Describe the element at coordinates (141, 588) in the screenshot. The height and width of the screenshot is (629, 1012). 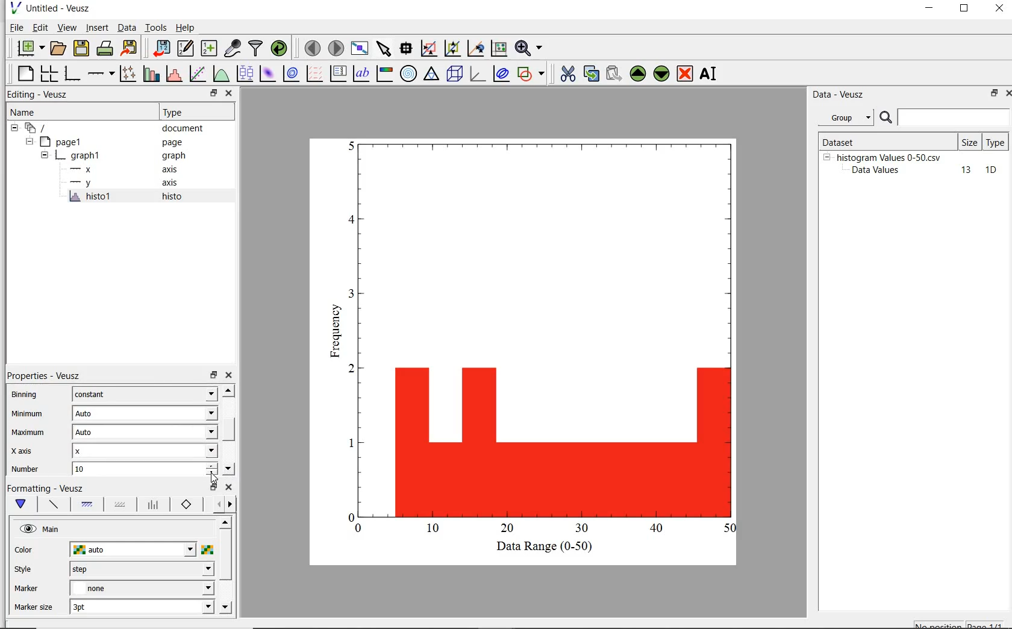
I see `| none vw` at that location.